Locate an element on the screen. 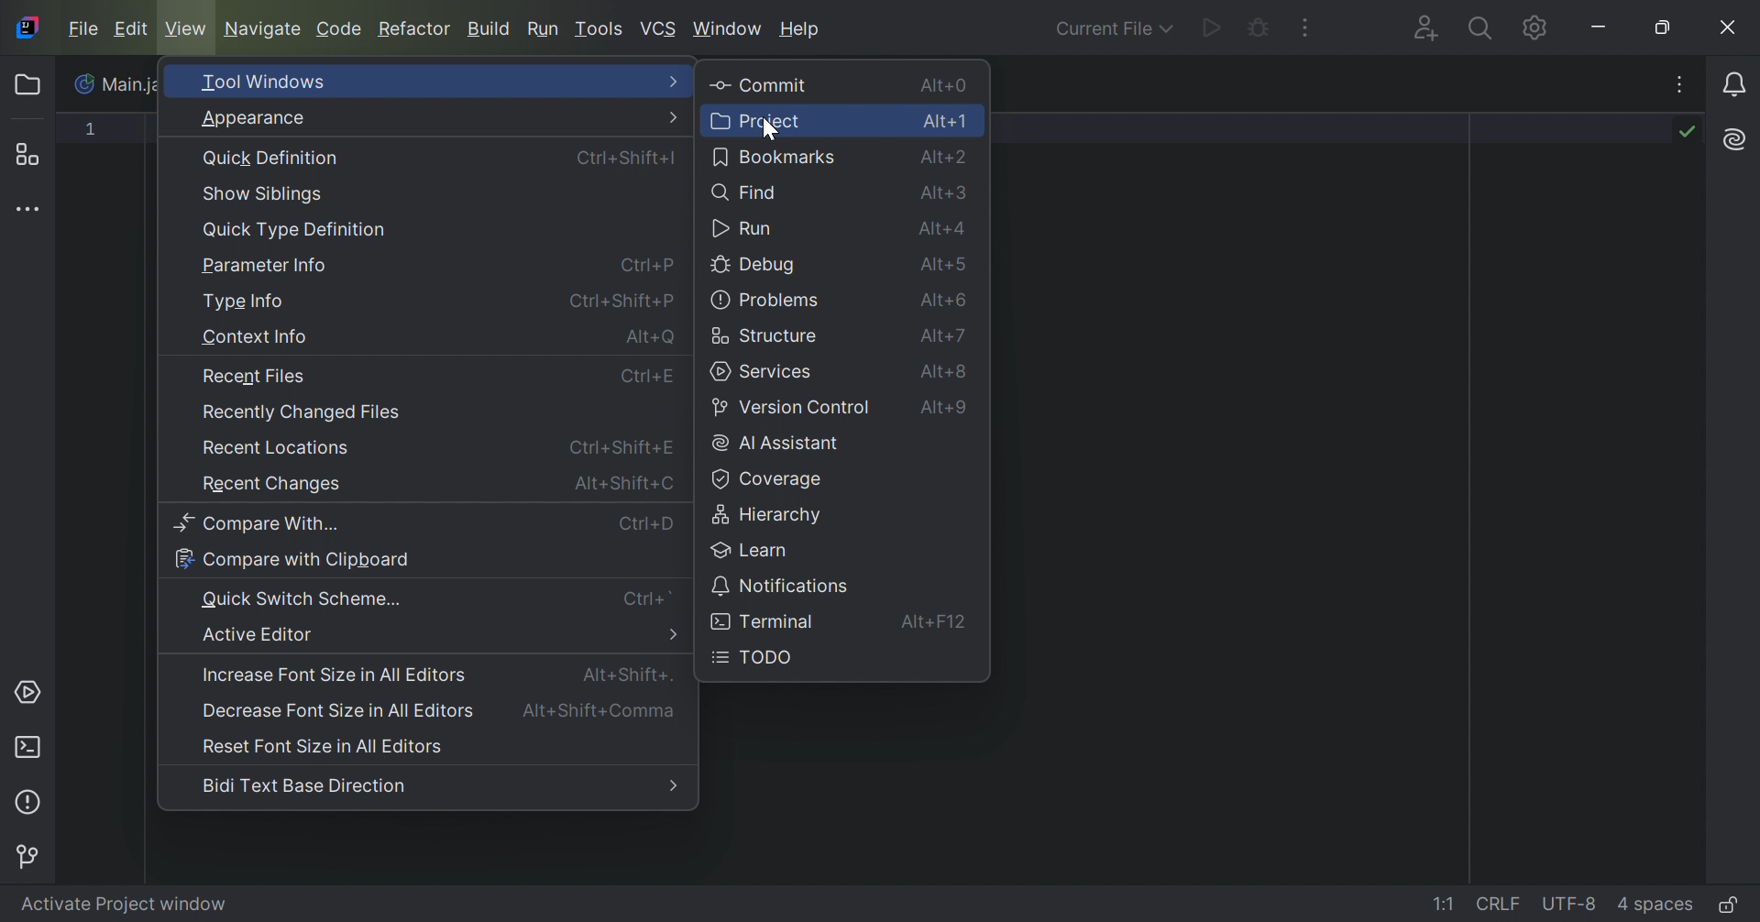 Image resolution: width=1760 pixels, height=922 pixels. Quick Definition is located at coordinates (273, 159).